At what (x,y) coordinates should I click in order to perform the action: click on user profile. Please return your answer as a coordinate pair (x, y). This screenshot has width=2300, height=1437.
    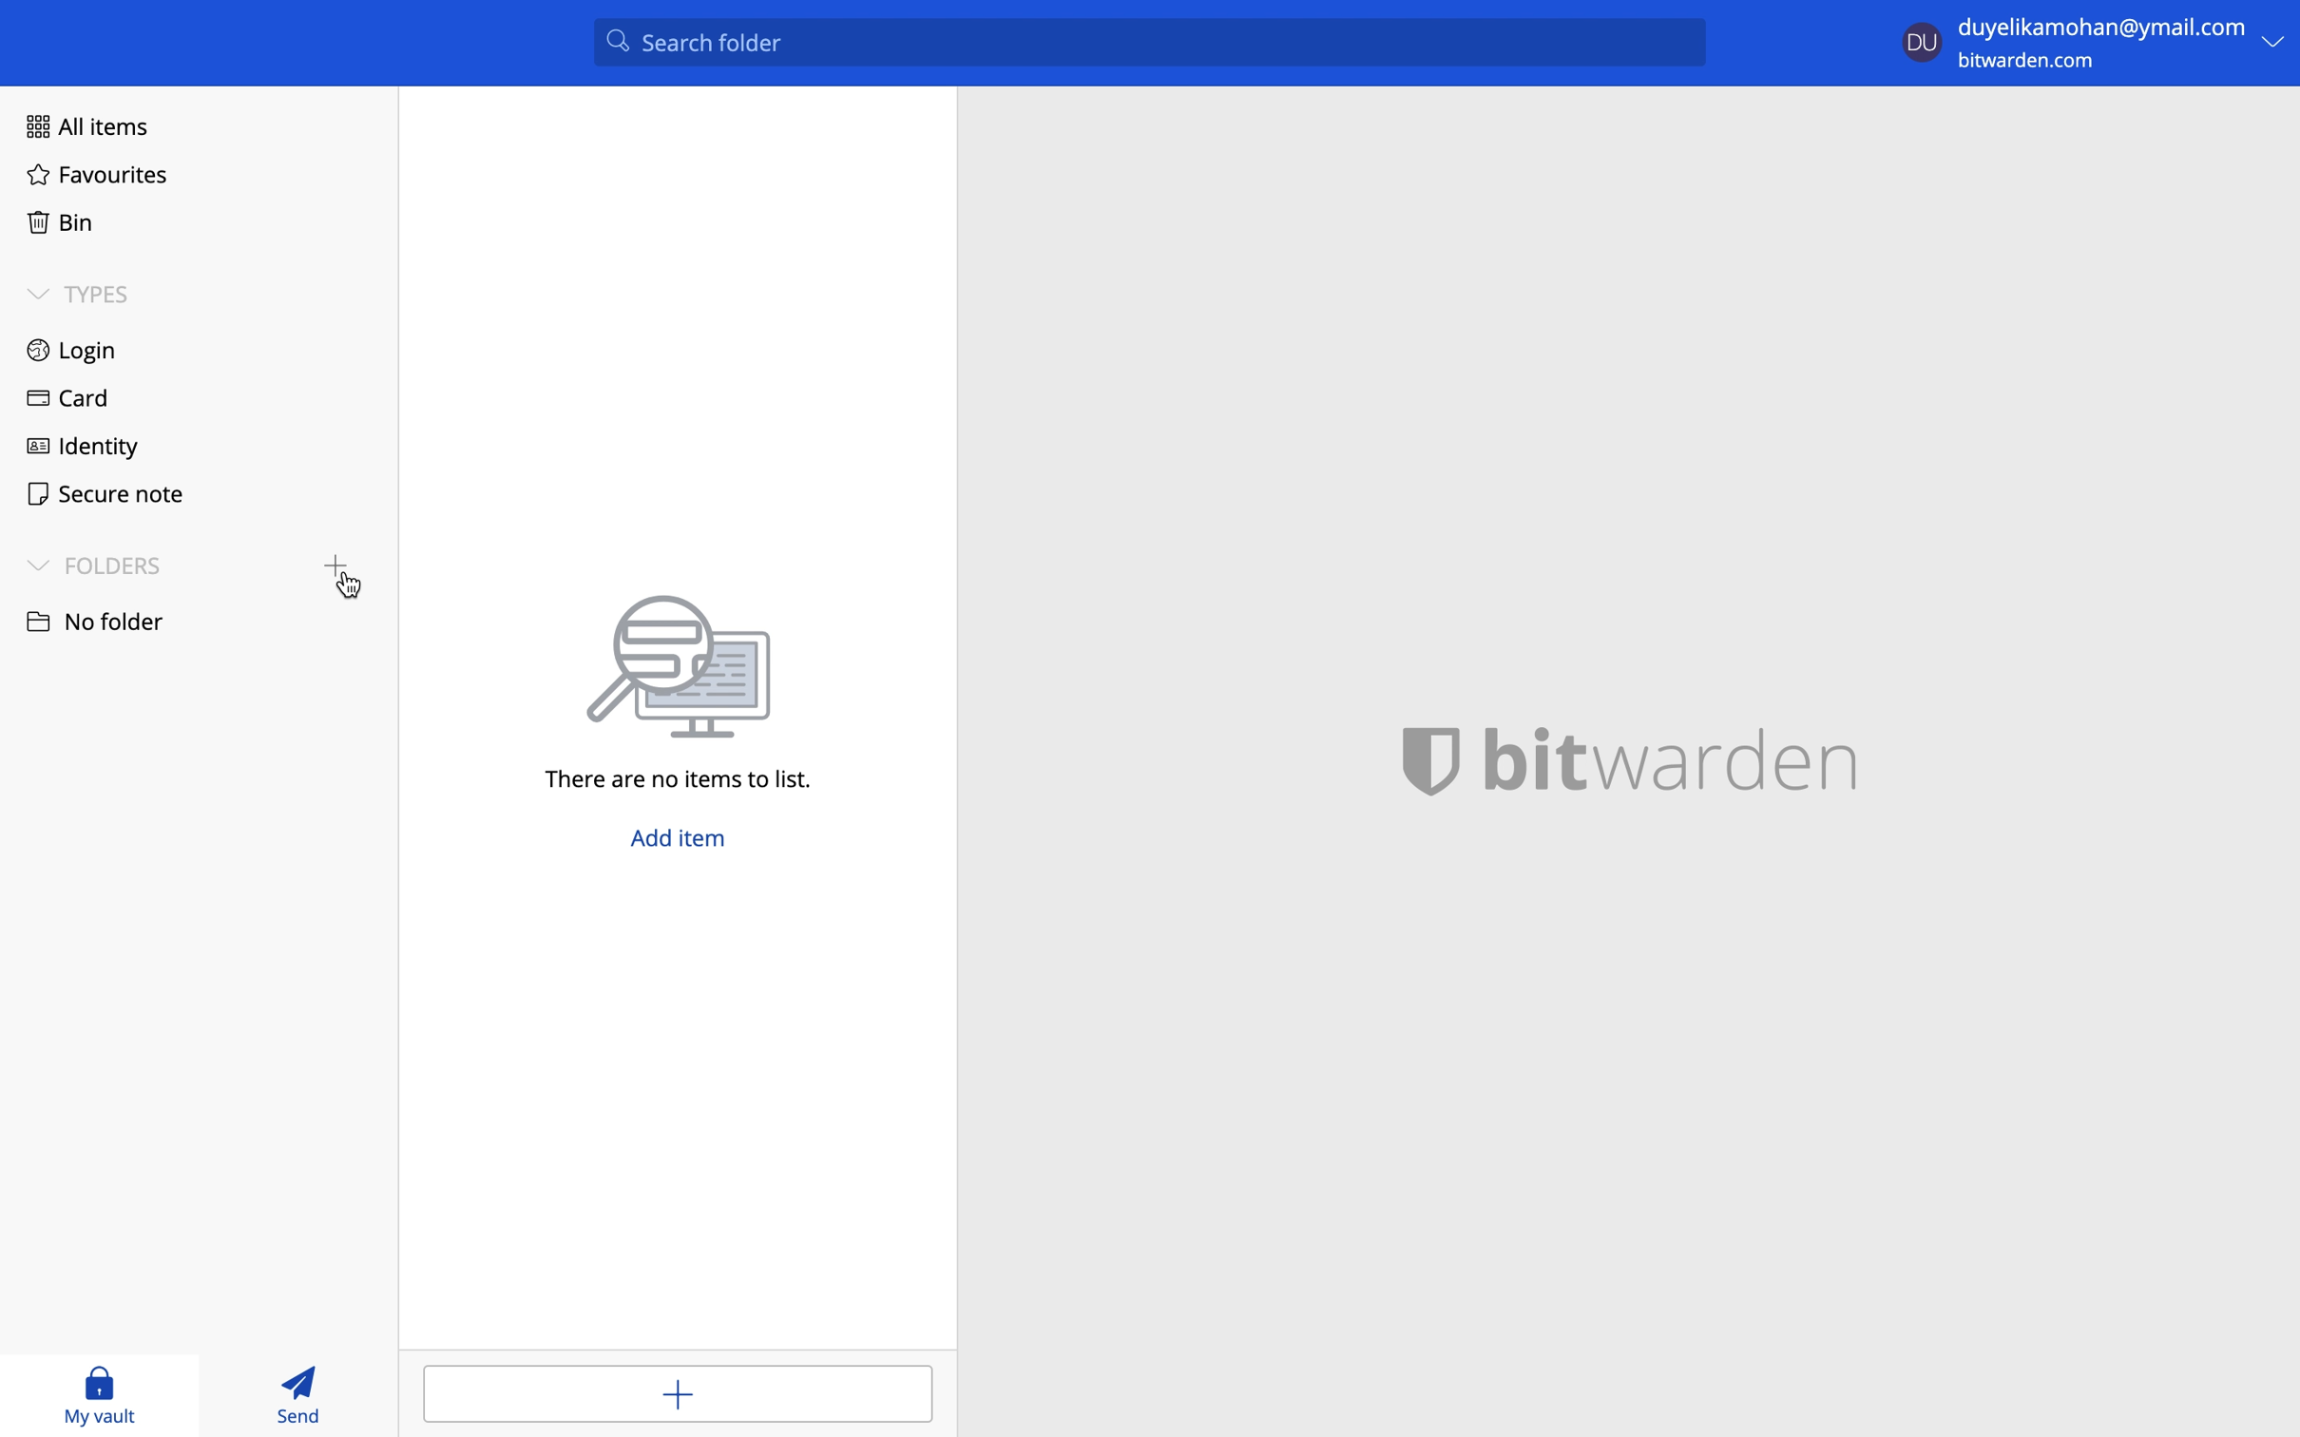
    Looking at the image, I should click on (1922, 39).